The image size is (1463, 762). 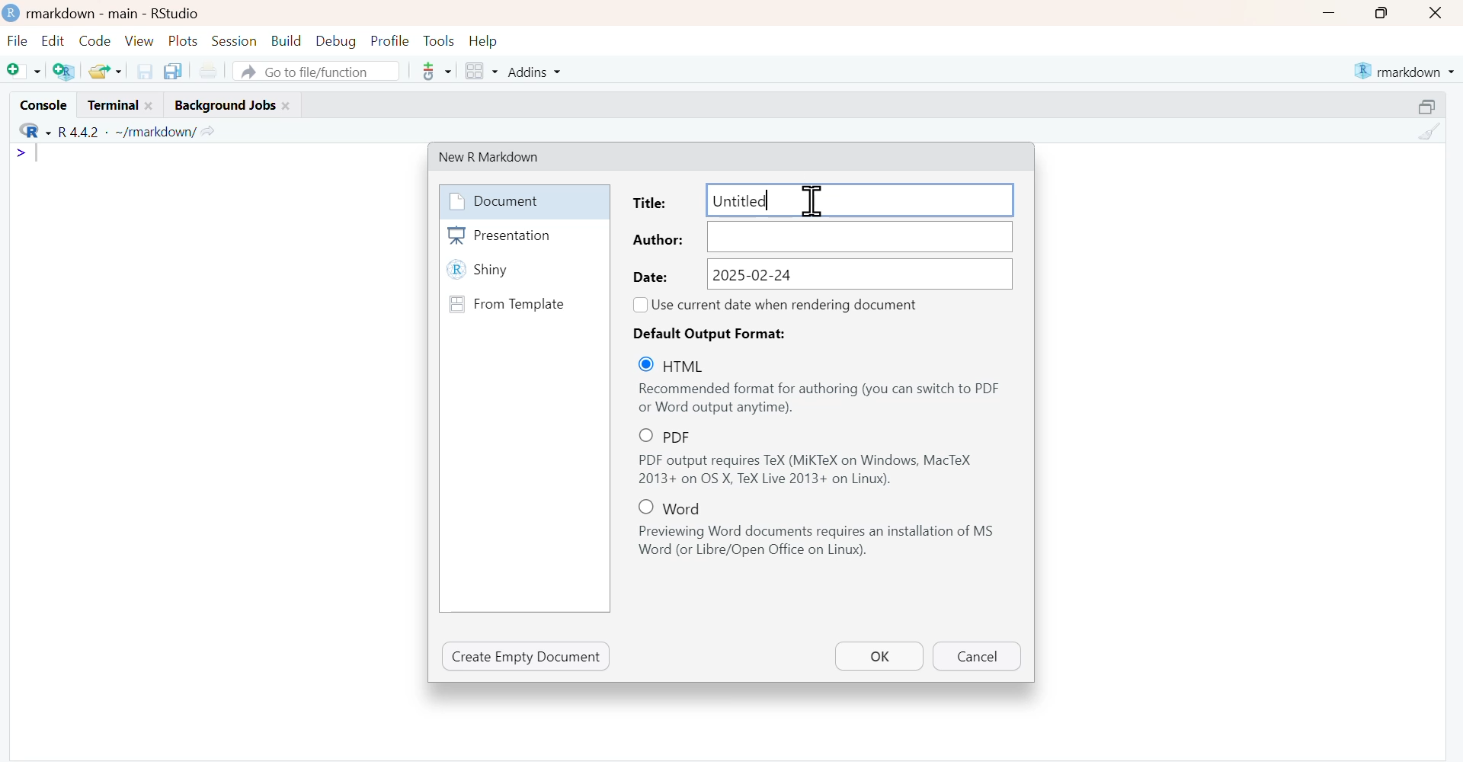 What do you see at coordinates (1328, 12) in the screenshot?
I see `minimize` at bounding box center [1328, 12].